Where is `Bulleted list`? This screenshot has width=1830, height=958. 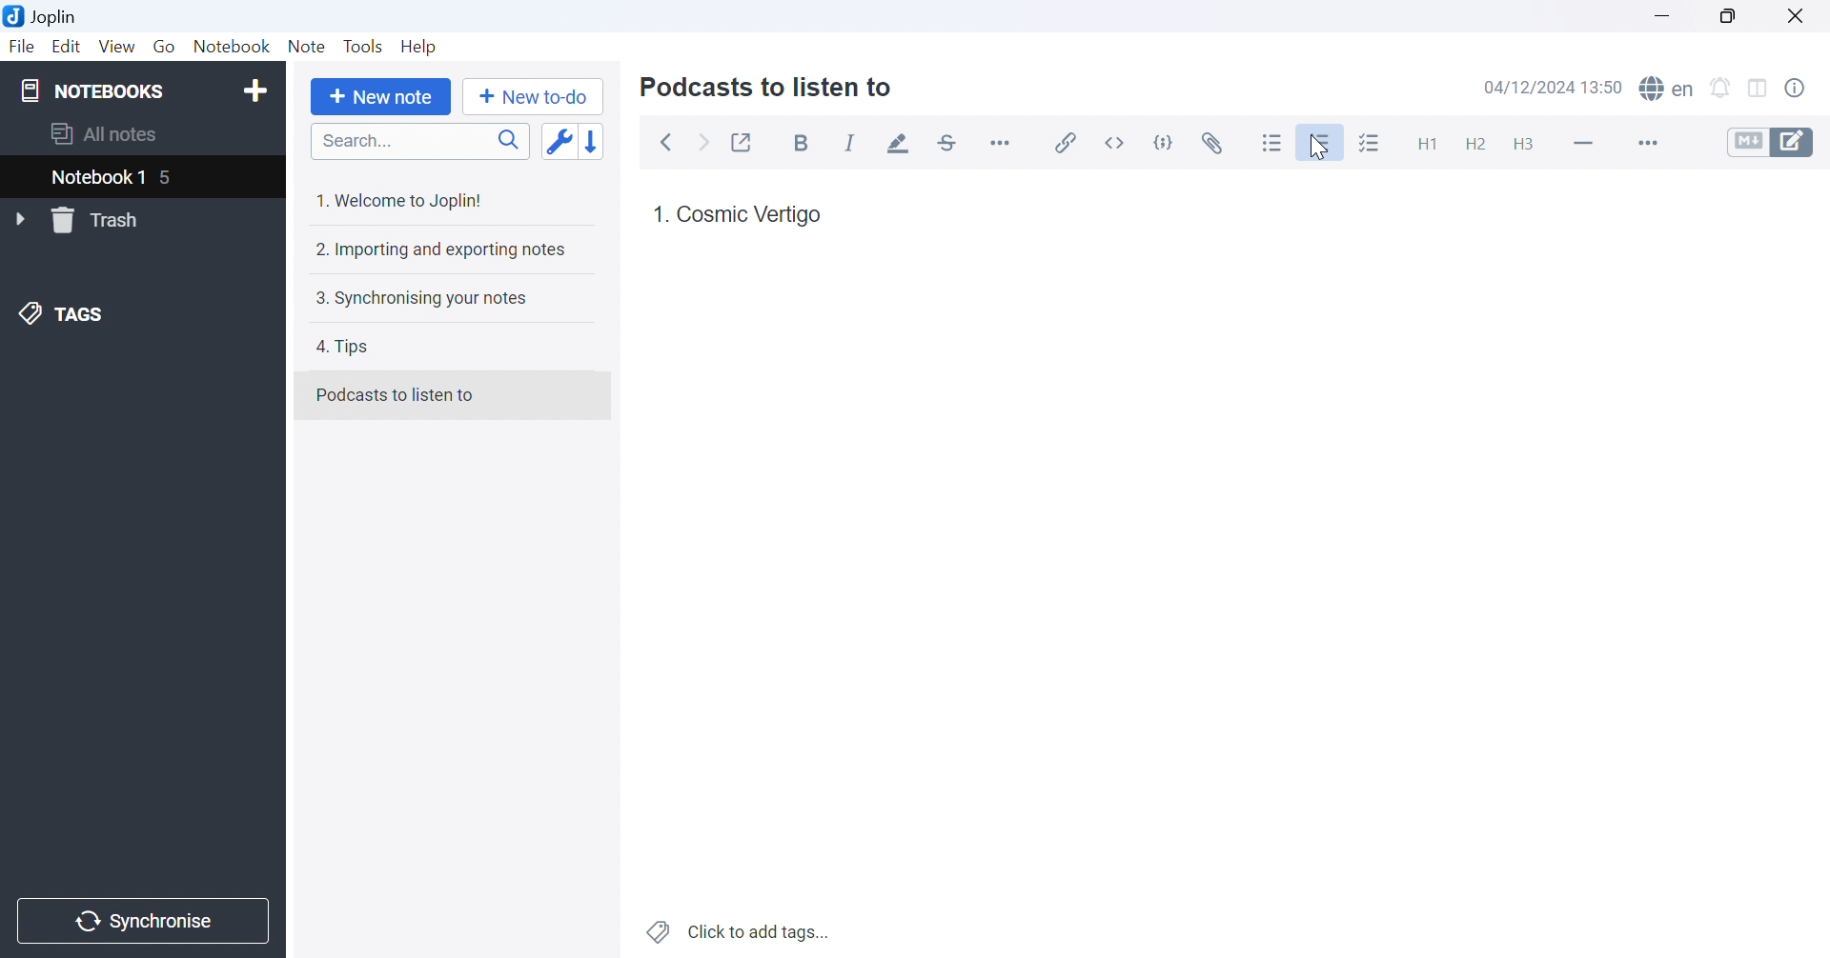
Bulleted list is located at coordinates (1273, 142).